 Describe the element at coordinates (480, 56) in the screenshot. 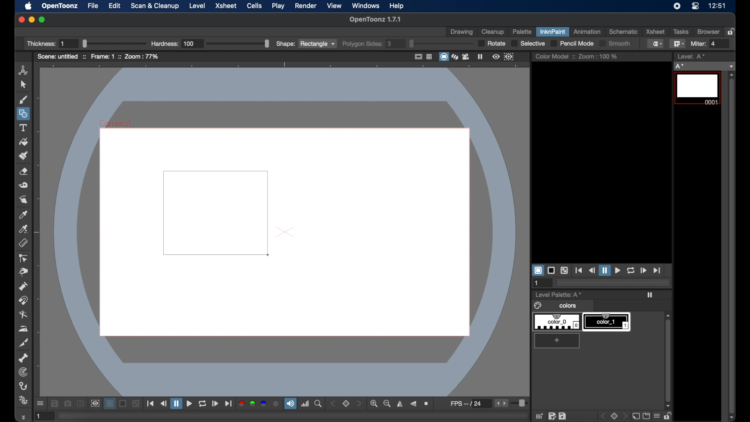

I see `freeze` at that location.